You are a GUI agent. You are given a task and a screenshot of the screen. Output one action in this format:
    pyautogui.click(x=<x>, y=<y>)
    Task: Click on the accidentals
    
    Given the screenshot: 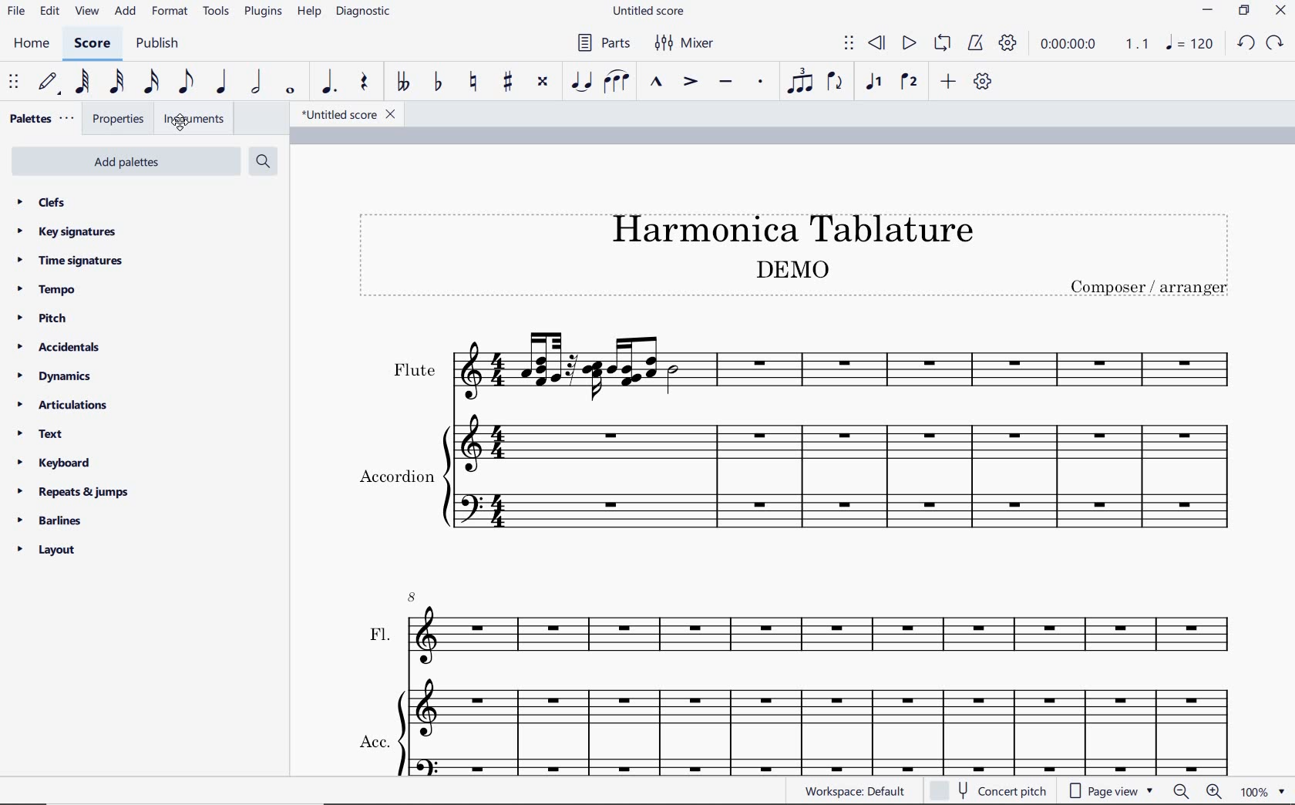 What is the action you would take?
    pyautogui.click(x=56, y=347)
    